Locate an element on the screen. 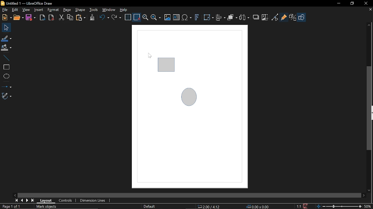 The height and width of the screenshot is (209, 373). Line color is located at coordinates (6, 37).